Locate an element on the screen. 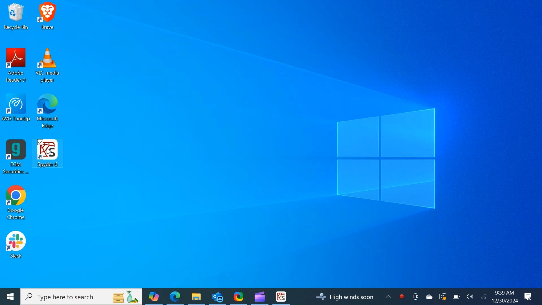  Cursor is located at coordinates (49, 153).